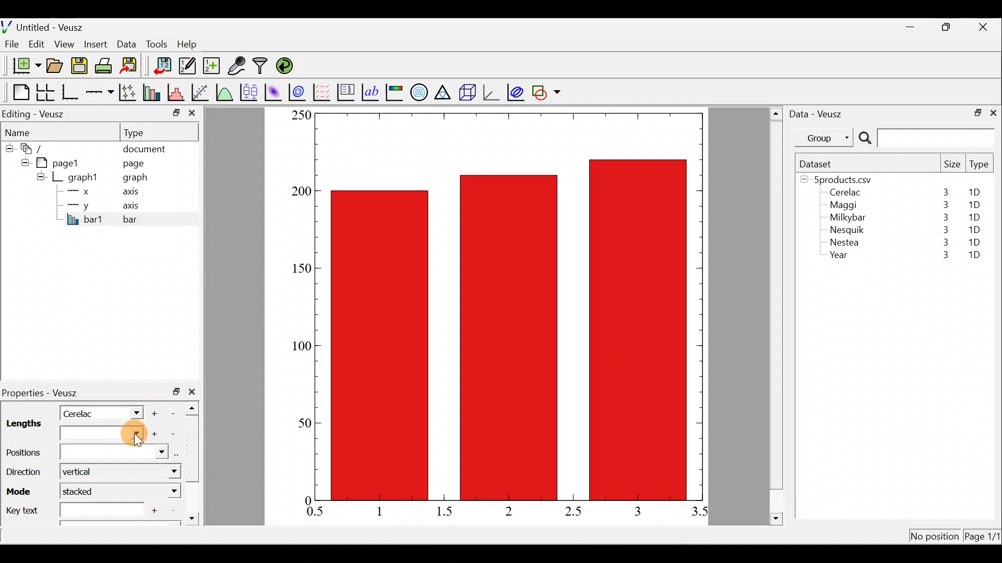  What do you see at coordinates (172, 434) in the screenshot?
I see `remove item` at bounding box center [172, 434].